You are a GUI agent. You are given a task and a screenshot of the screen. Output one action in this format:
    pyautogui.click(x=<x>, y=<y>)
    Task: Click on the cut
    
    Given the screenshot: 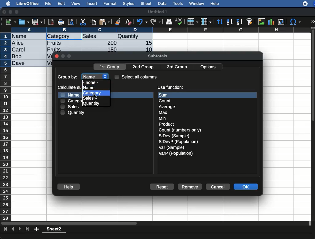 What is the action you would take?
    pyautogui.click(x=83, y=22)
    